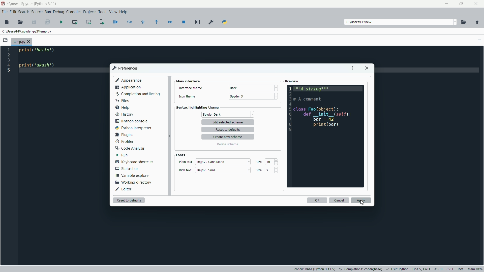 This screenshot has width=484, height=272. What do you see at coordinates (124, 135) in the screenshot?
I see `plugins` at bounding box center [124, 135].